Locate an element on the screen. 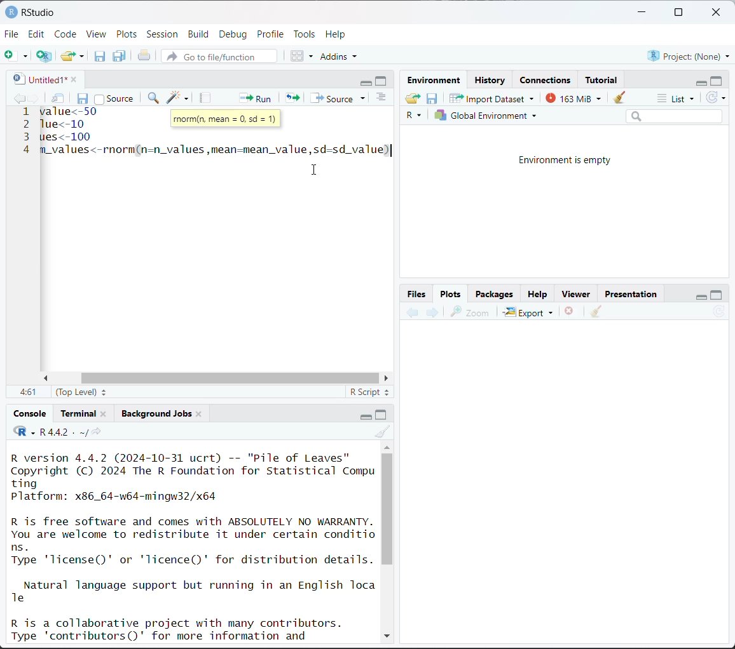 This screenshot has height=649, width=735. Background jobs is located at coordinates (156, 413).